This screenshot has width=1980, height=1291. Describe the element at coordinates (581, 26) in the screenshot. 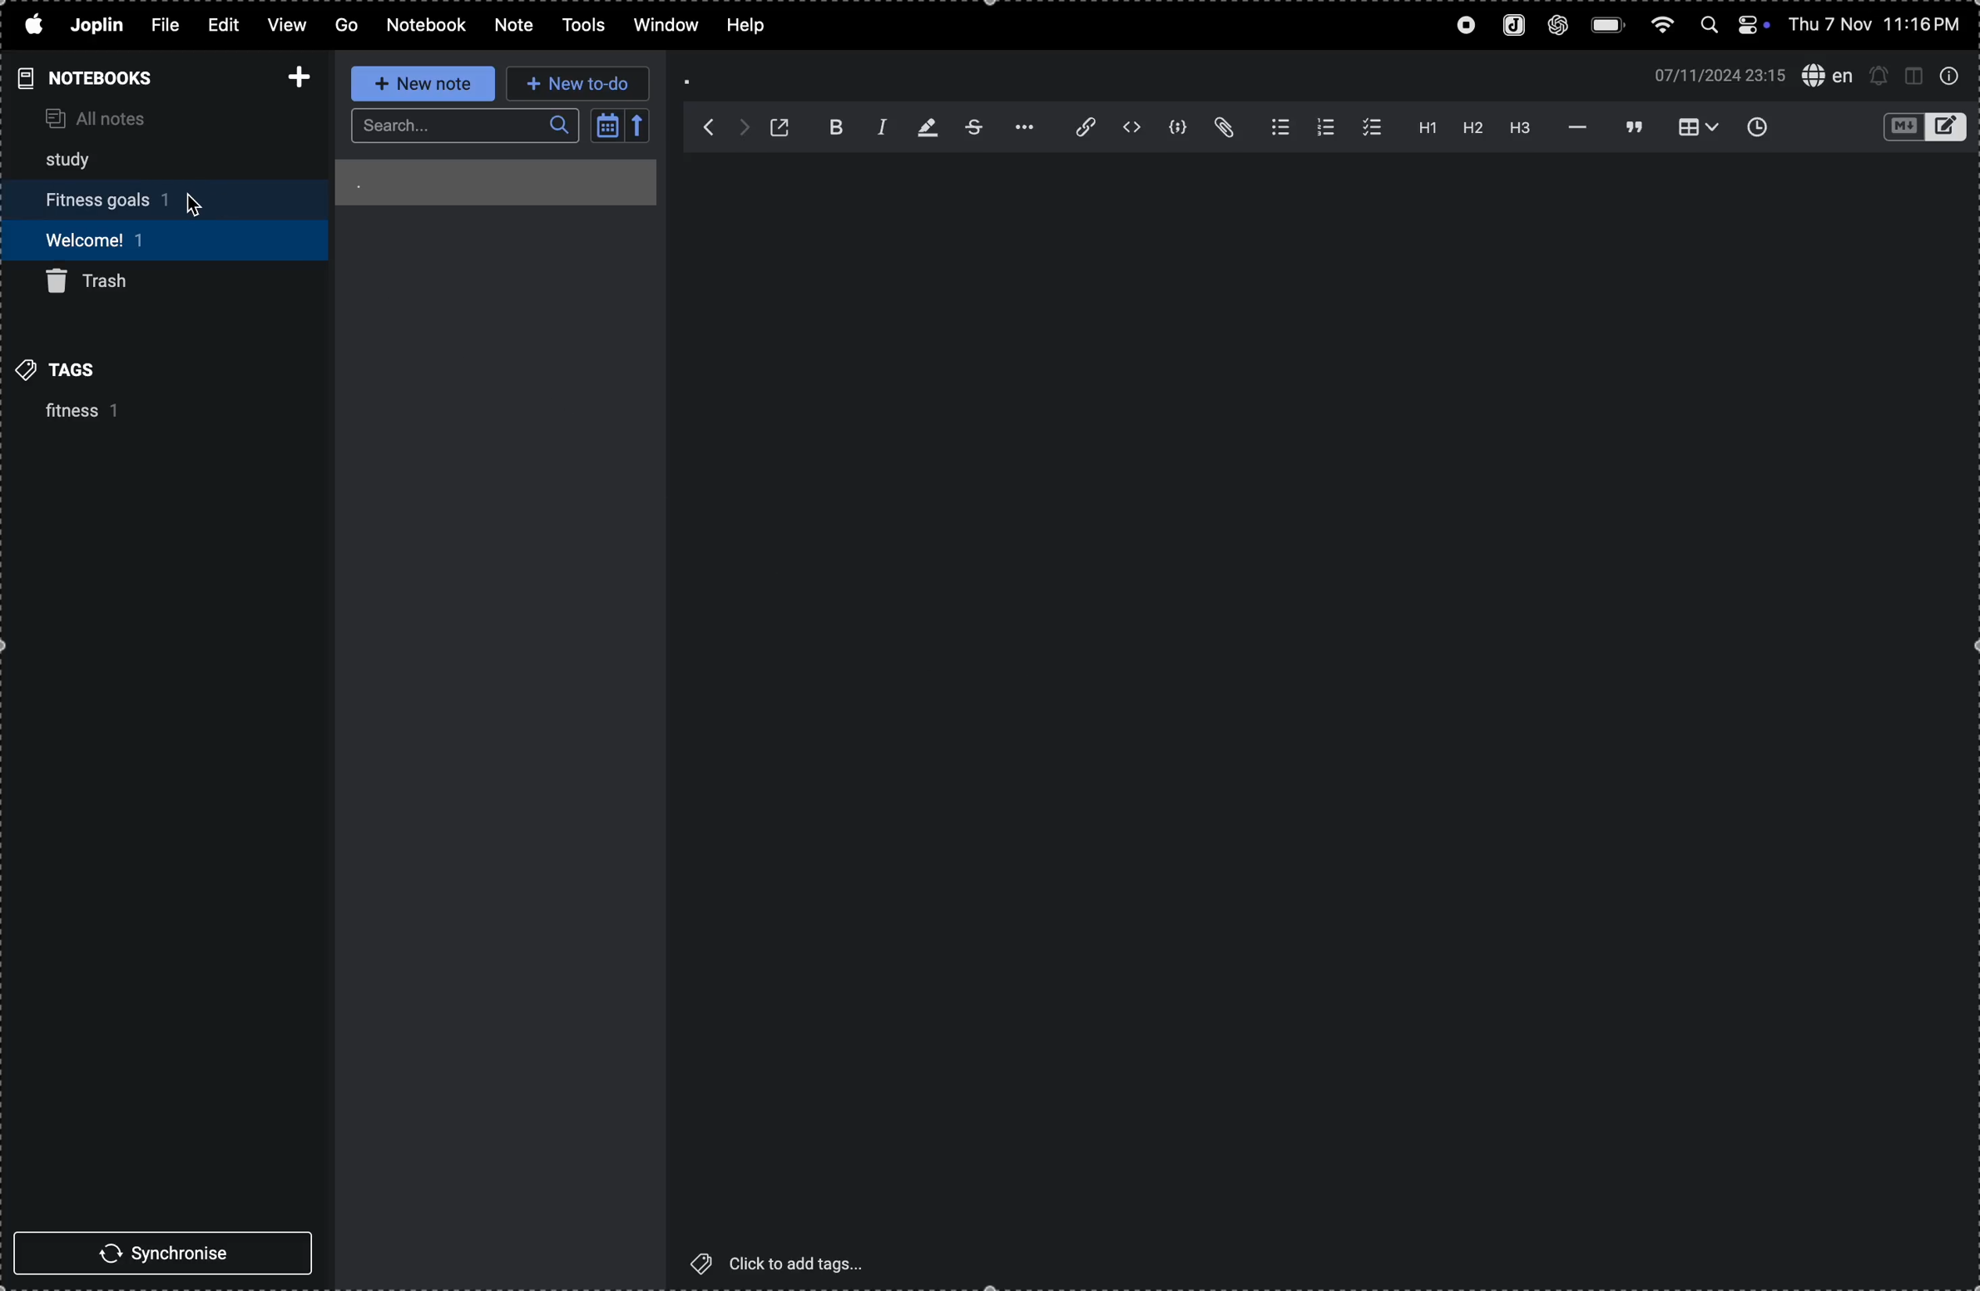

I see `tools` at that location.